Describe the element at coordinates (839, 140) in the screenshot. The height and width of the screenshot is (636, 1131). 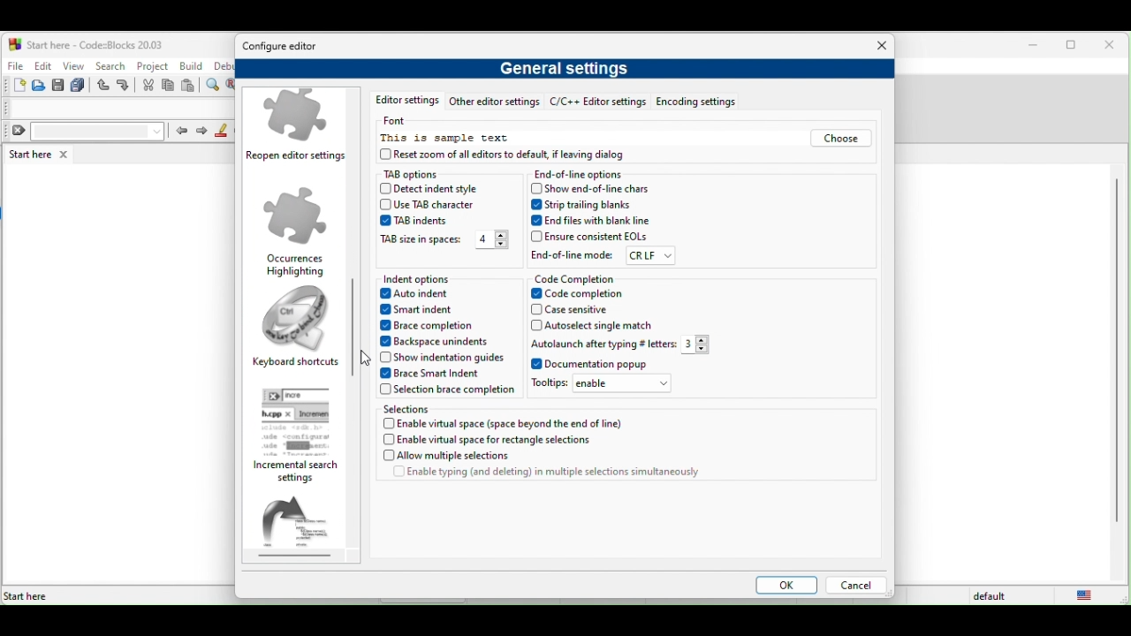
I see `choose` at that location.